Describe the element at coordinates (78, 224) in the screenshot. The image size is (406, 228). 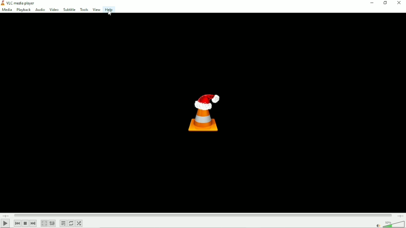
I see `Random` at that location.